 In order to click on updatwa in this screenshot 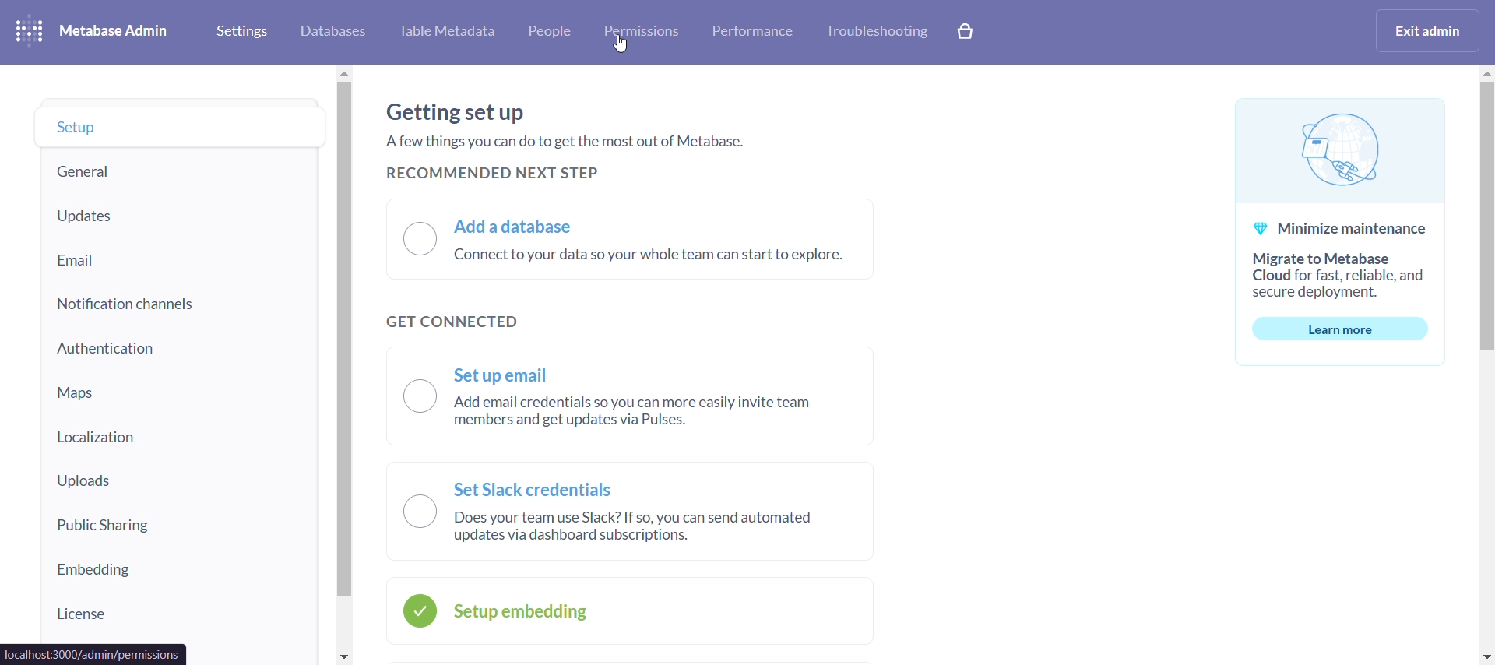, I will do `click(178, 213)`.